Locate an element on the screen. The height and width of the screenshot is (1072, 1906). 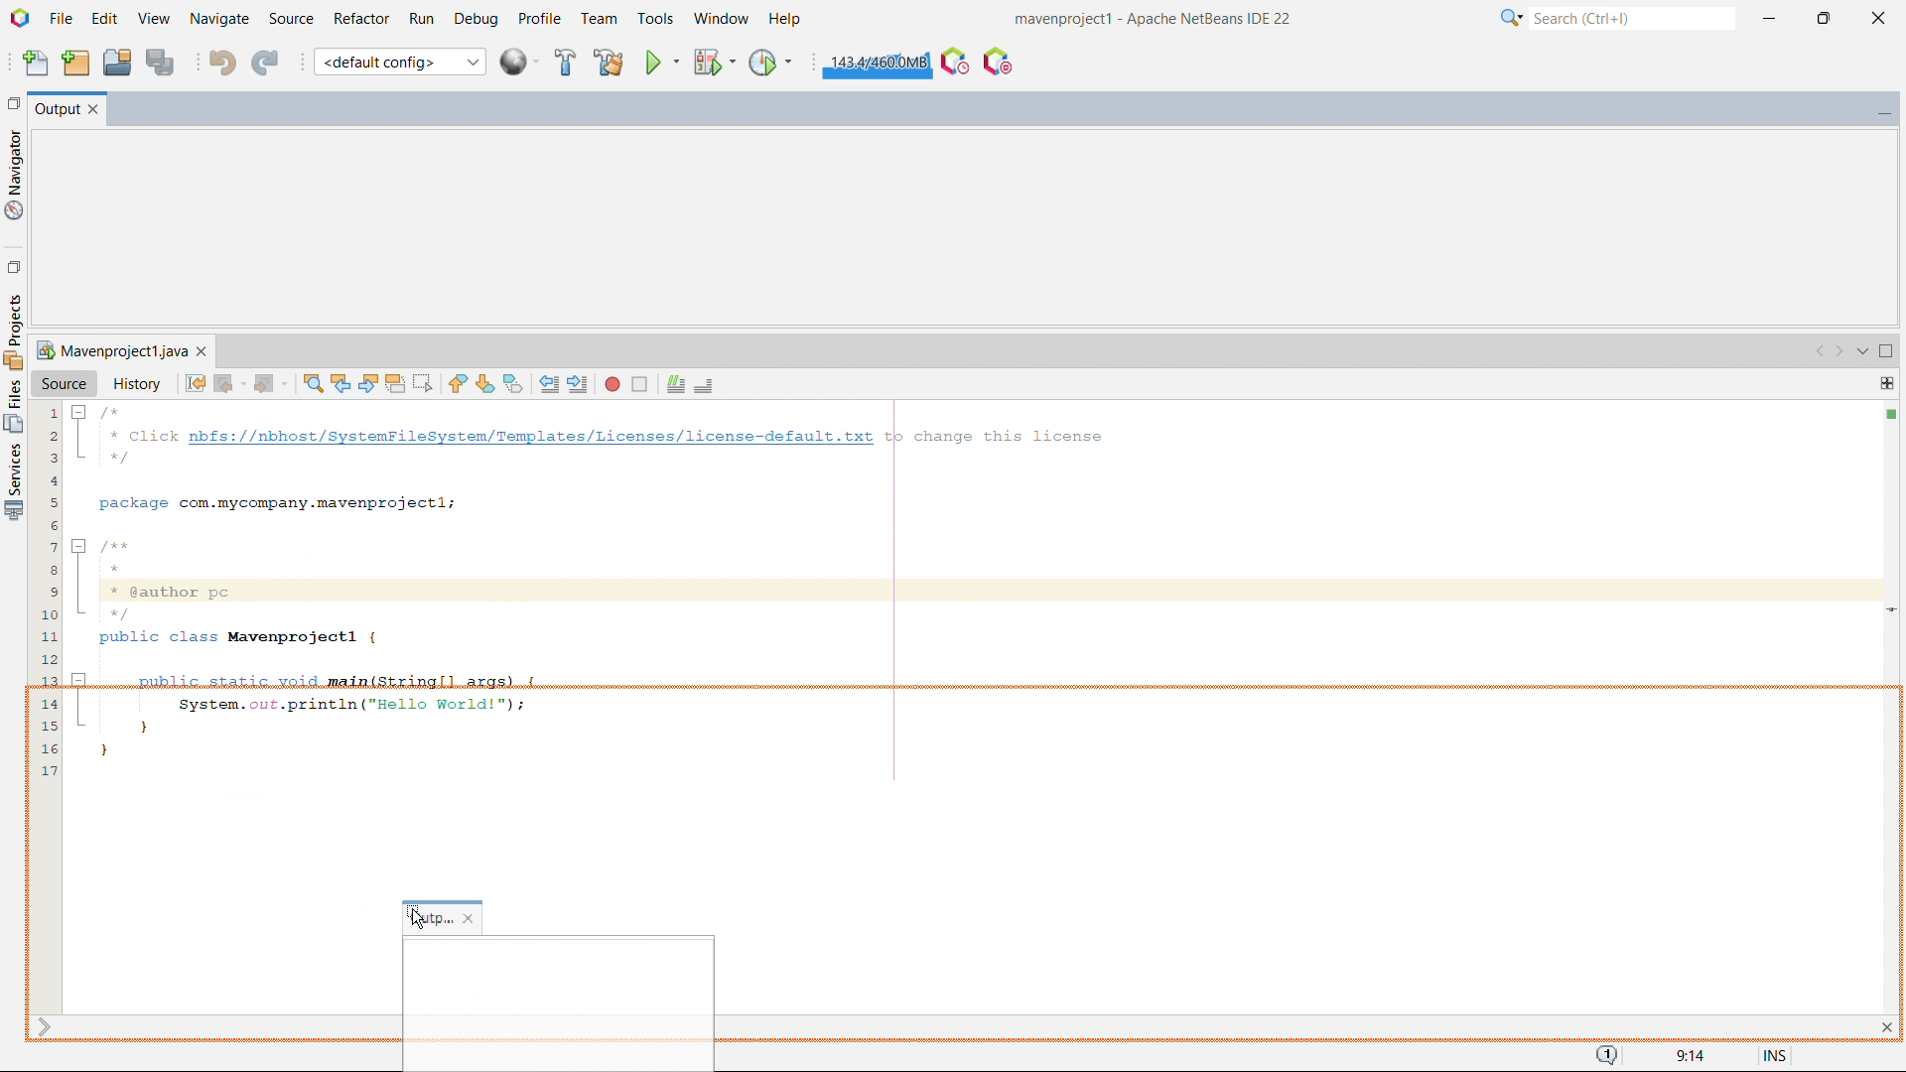
toggle rectangular selection is located at coordinates (423, 383).